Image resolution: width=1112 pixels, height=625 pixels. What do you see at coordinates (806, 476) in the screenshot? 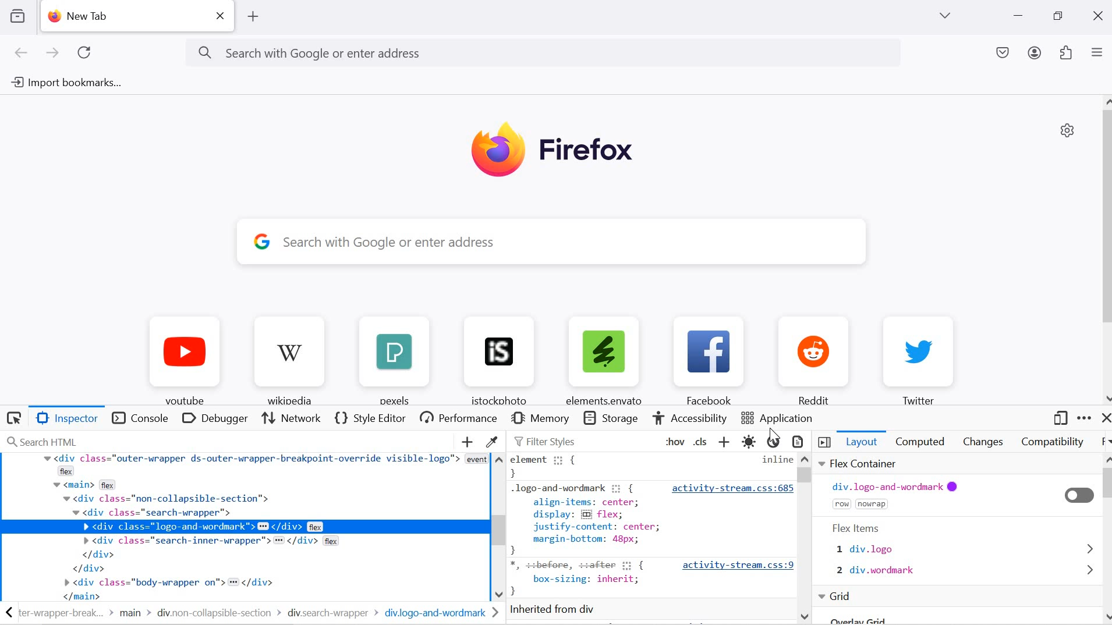
I see `vertical scrollbar` at bounding box center [806, 476].